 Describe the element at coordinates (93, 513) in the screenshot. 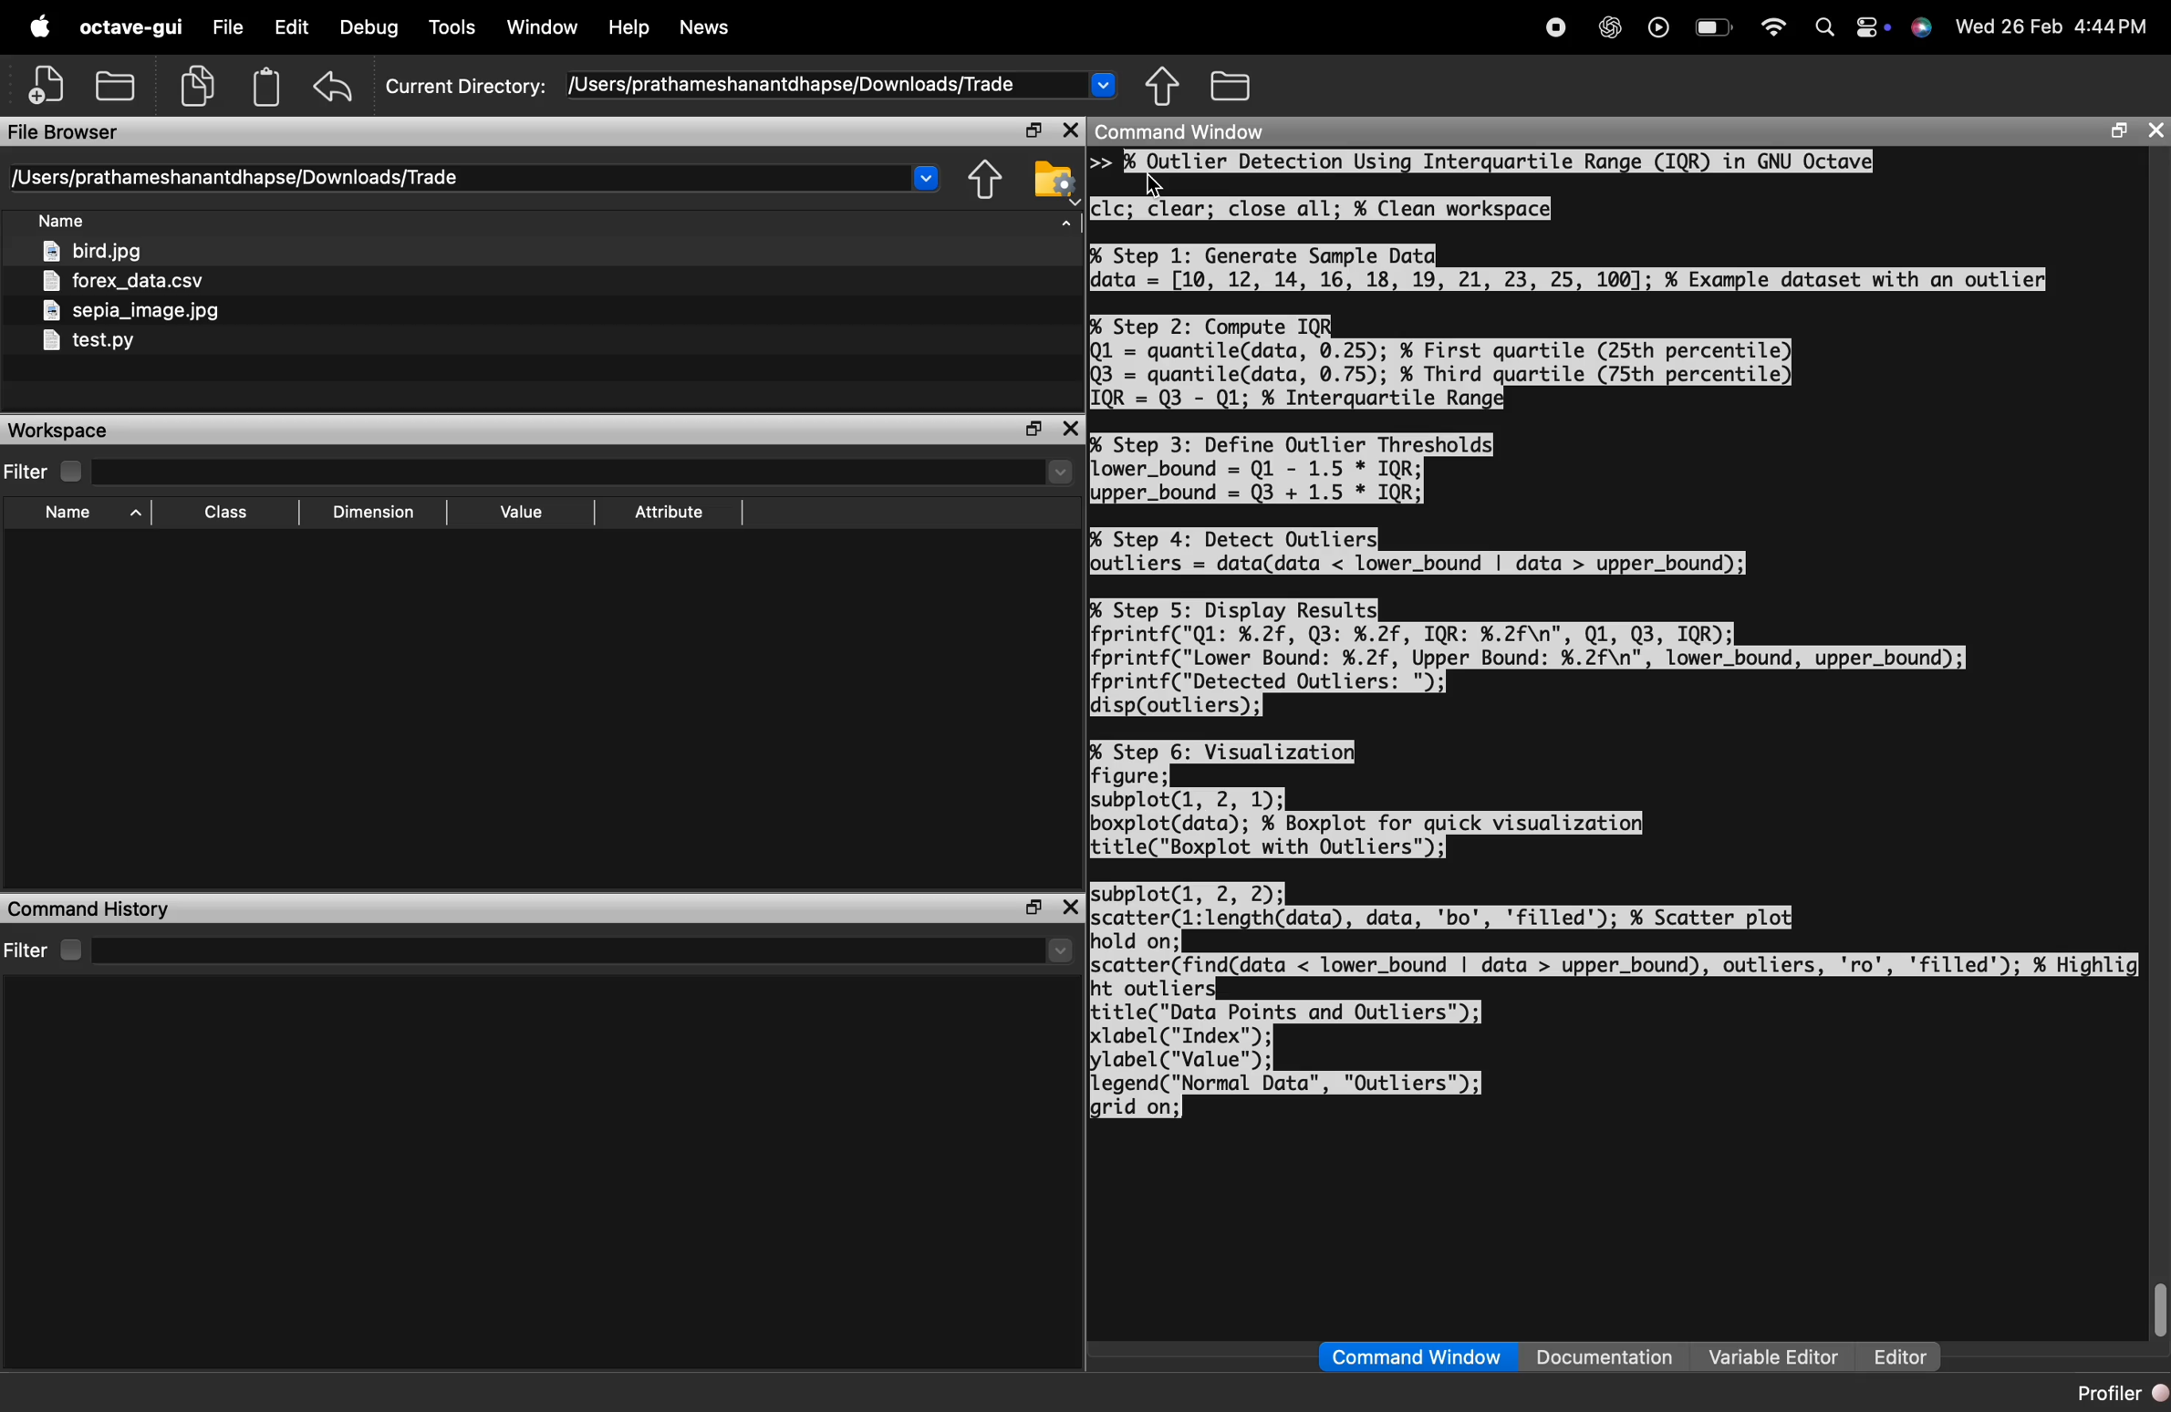

I see `Name ^` at that location.